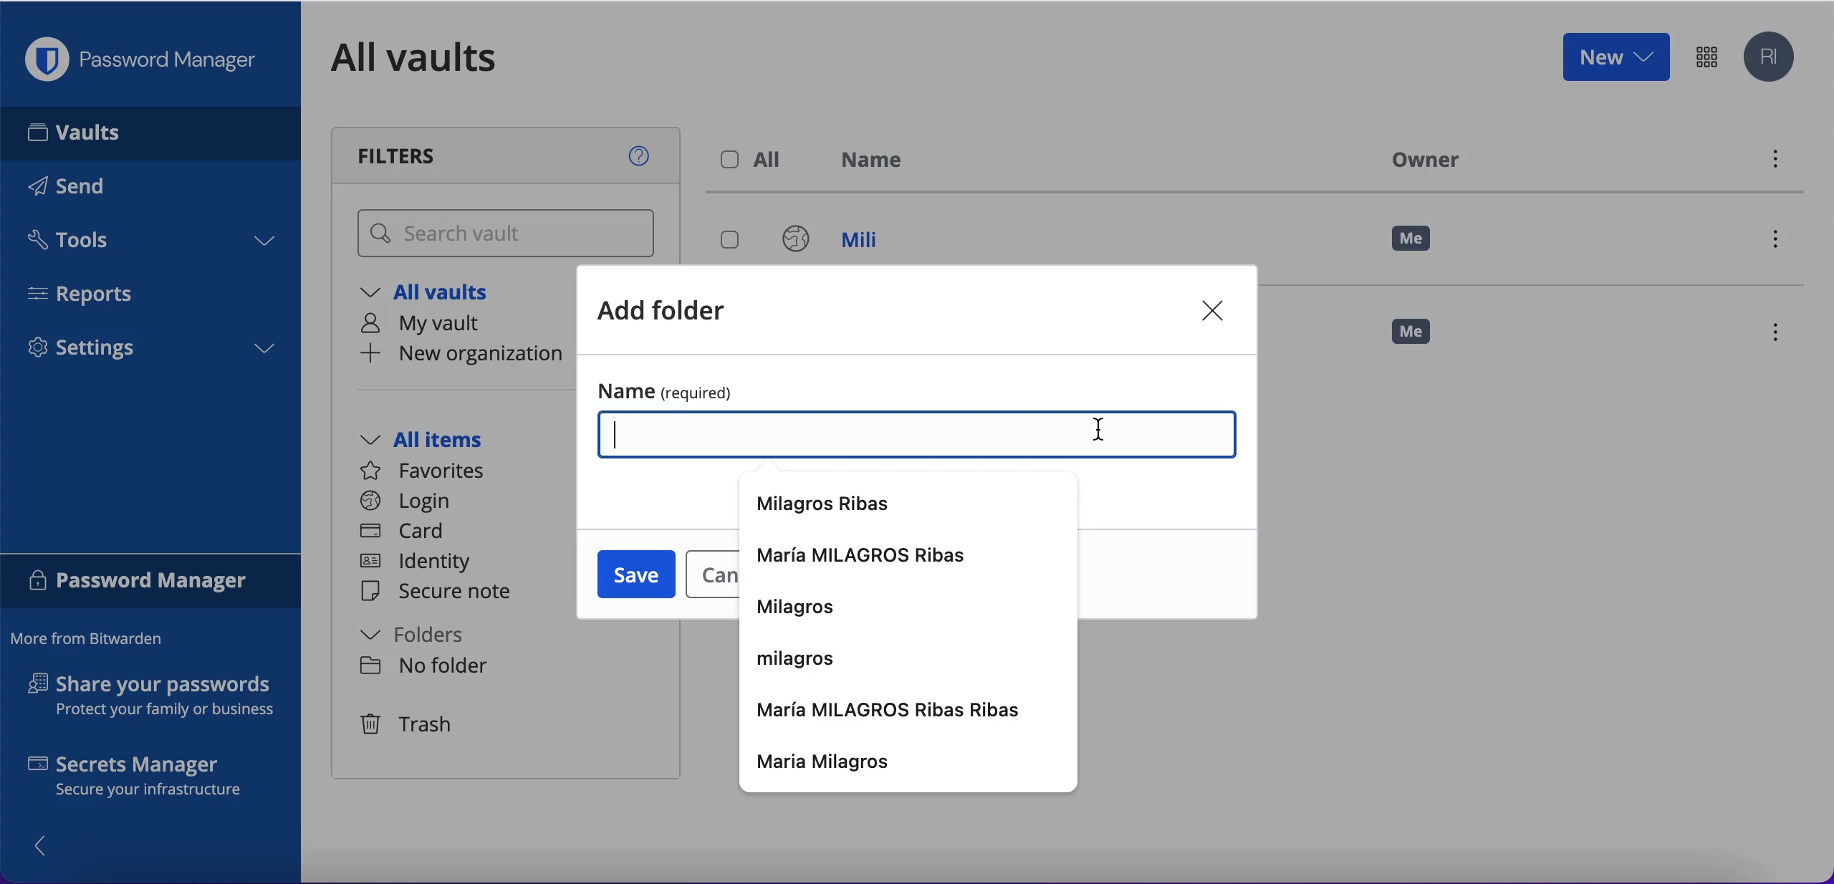 This screenshot has width=1834, height=884. Describe the element at coordinates (1422, 338) in the screenshot. I see `me` at that location.